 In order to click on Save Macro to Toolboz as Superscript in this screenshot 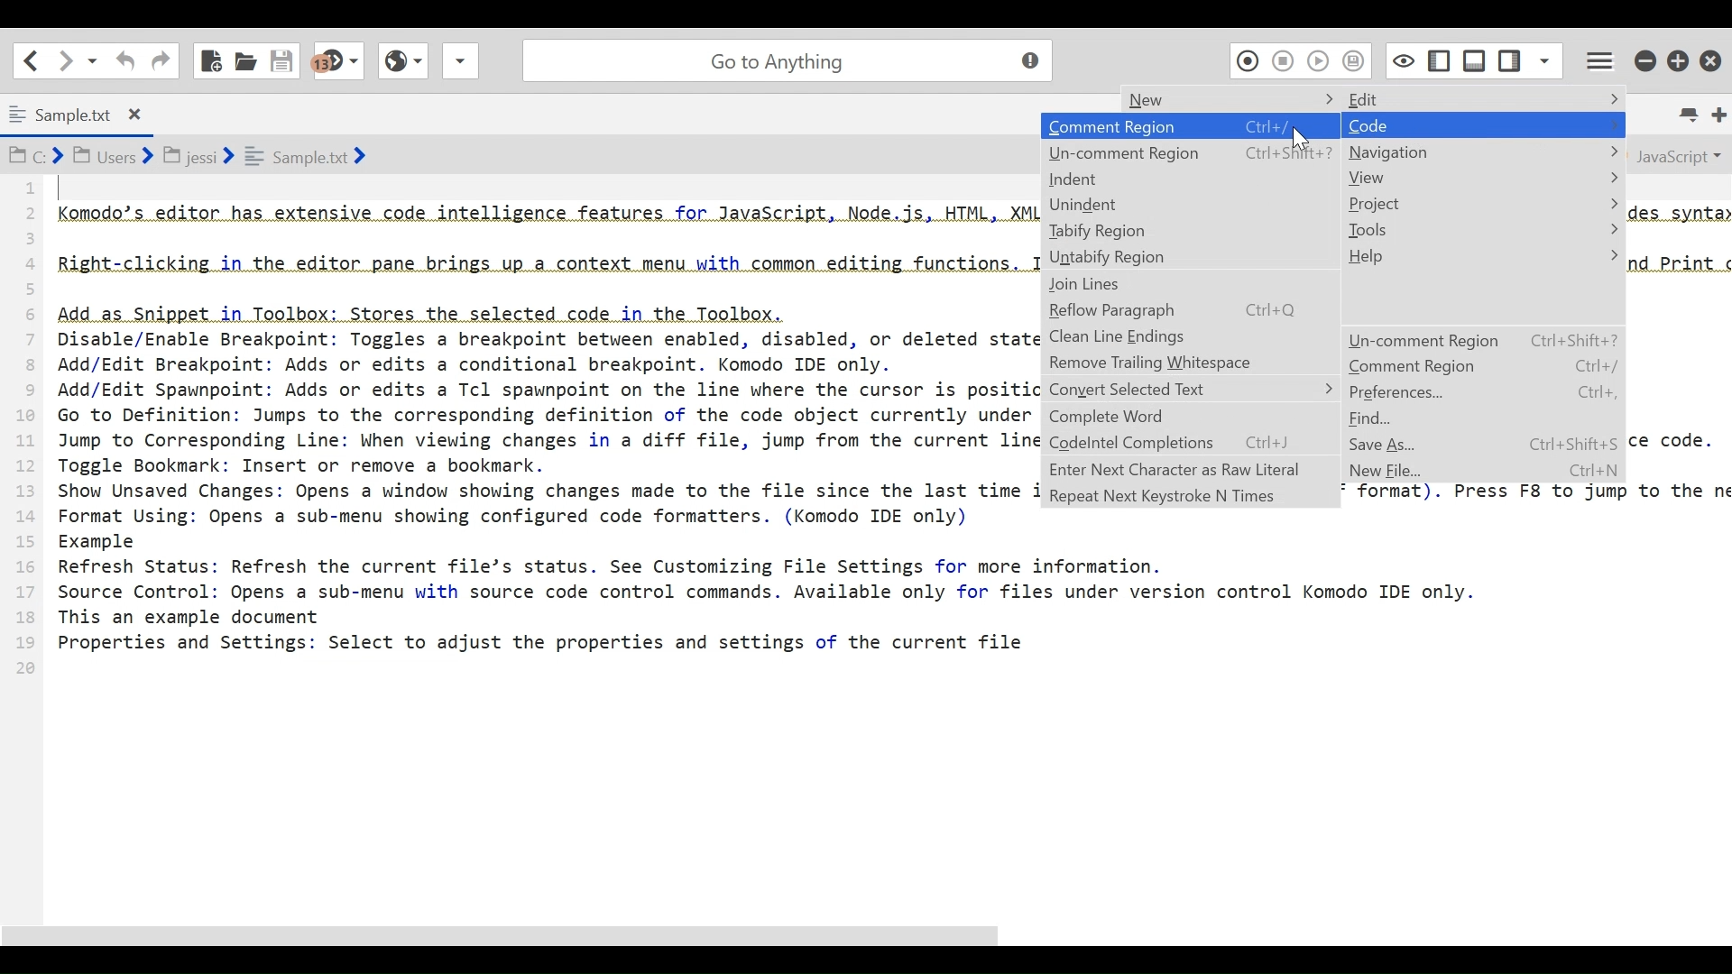, I will do `click(1357, 60)`.